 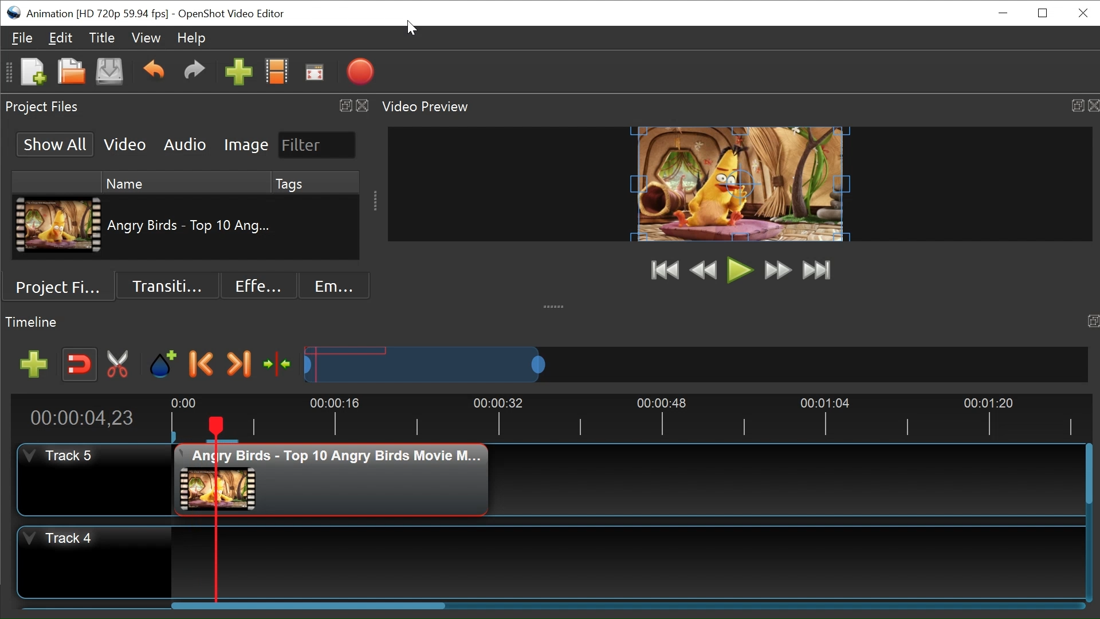 I want to click on Horizontal Scroll bar, so click(x=1089, y=473).